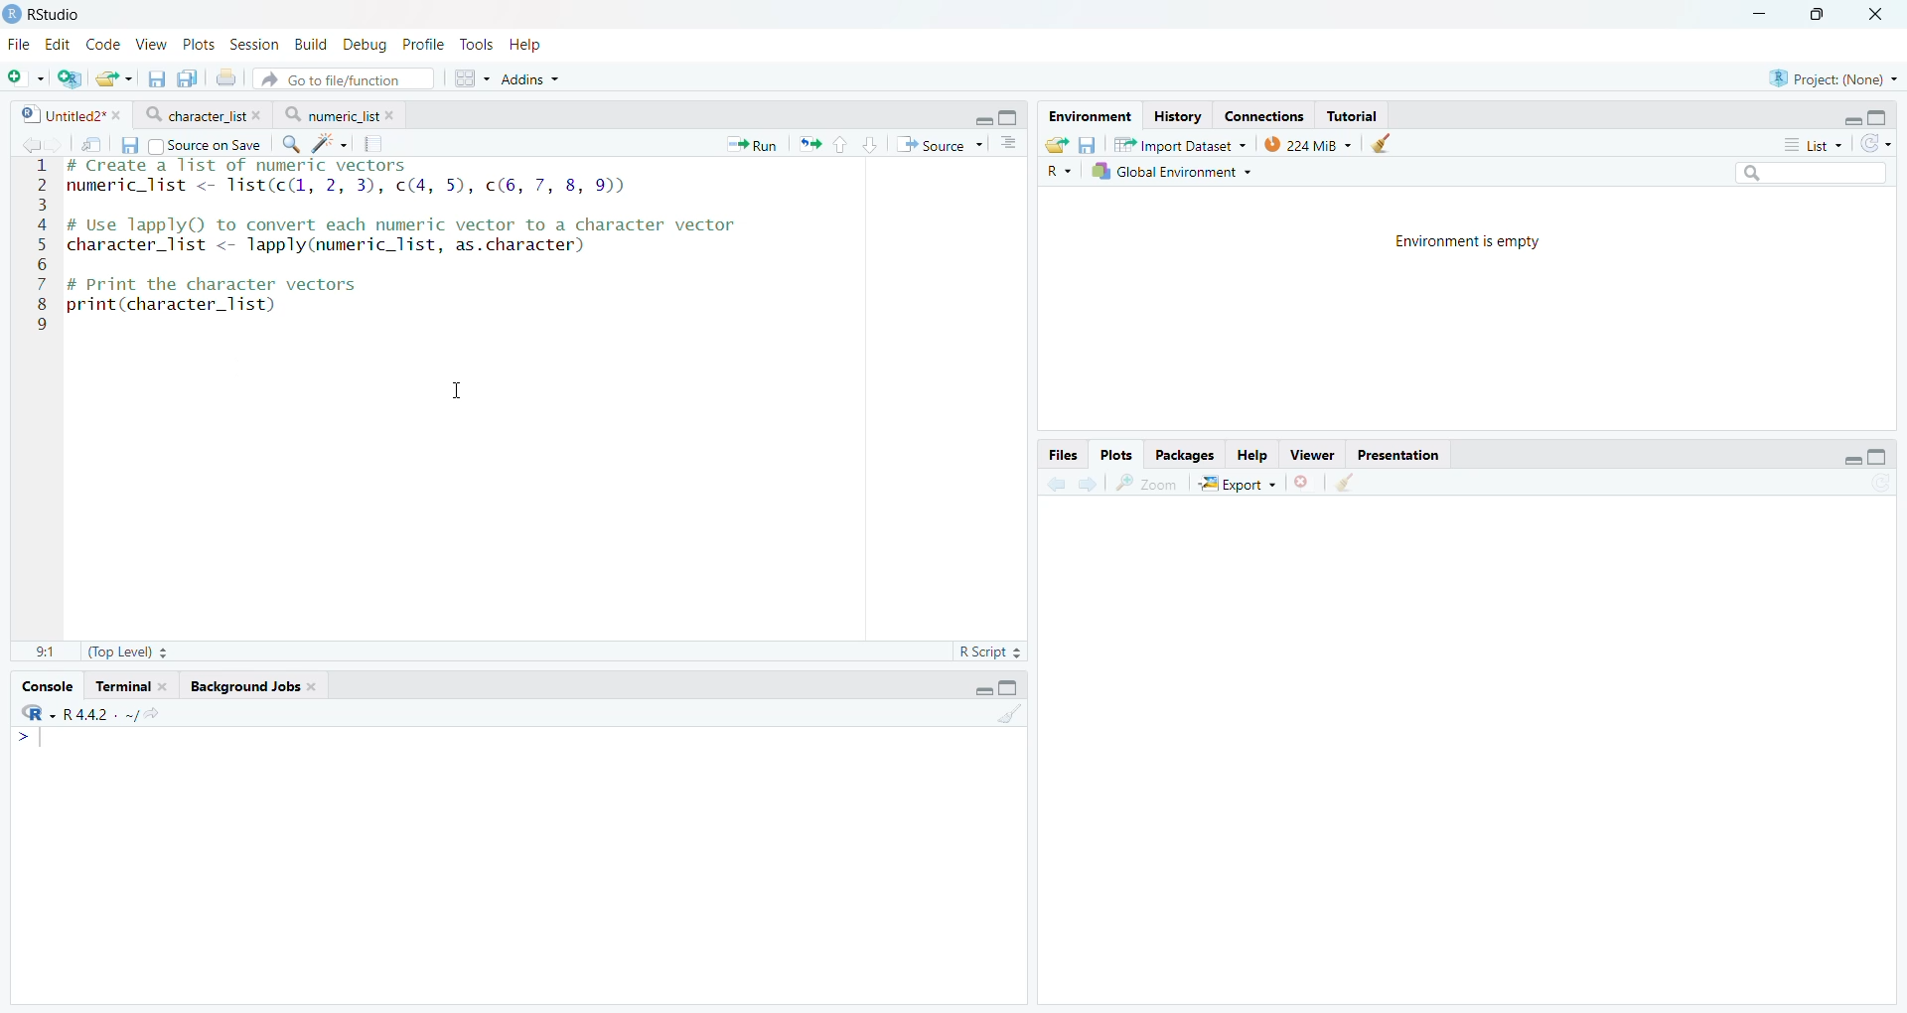  Describe the element at coordinates (1830, 77) in the screenshot. I see `Project: (None)` at that location.